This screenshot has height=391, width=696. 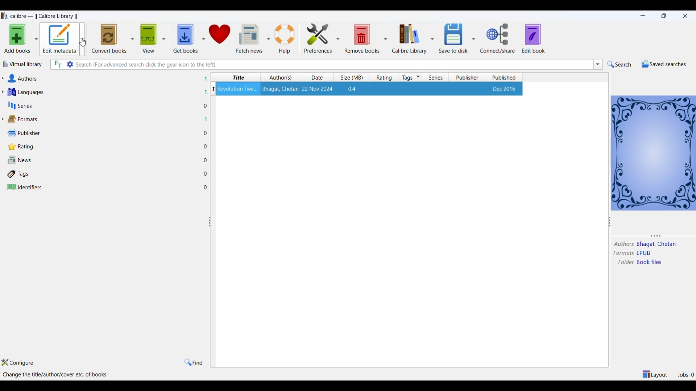 What do you see at coordinates (220, 35) in the screenshot?
I see `donate to calibre` at bounding box center [220, 35].